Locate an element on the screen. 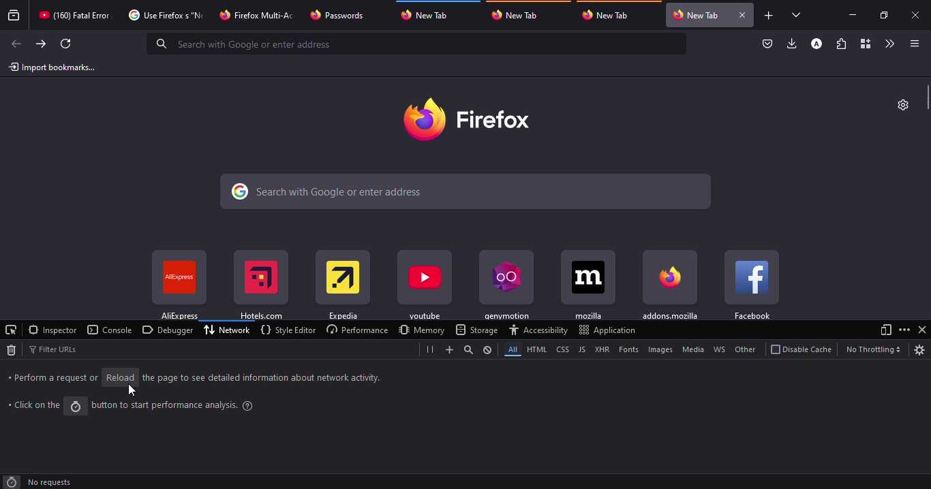  info is located at coordinates (35, 404).